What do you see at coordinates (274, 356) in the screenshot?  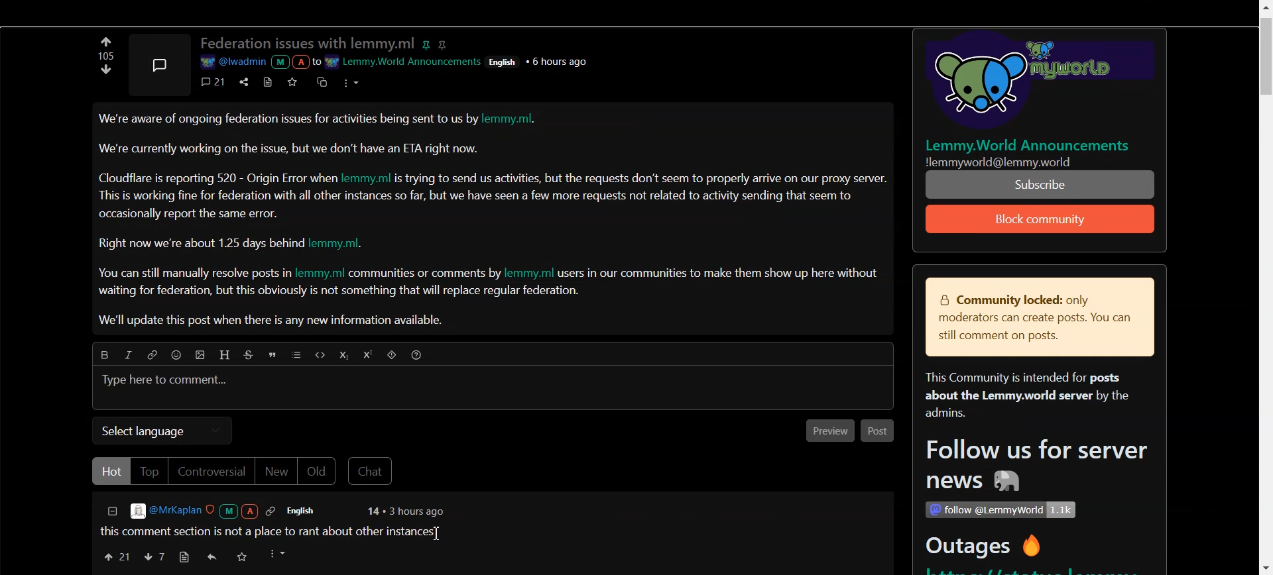 I see `Quote` at bounding box center [274, 356].